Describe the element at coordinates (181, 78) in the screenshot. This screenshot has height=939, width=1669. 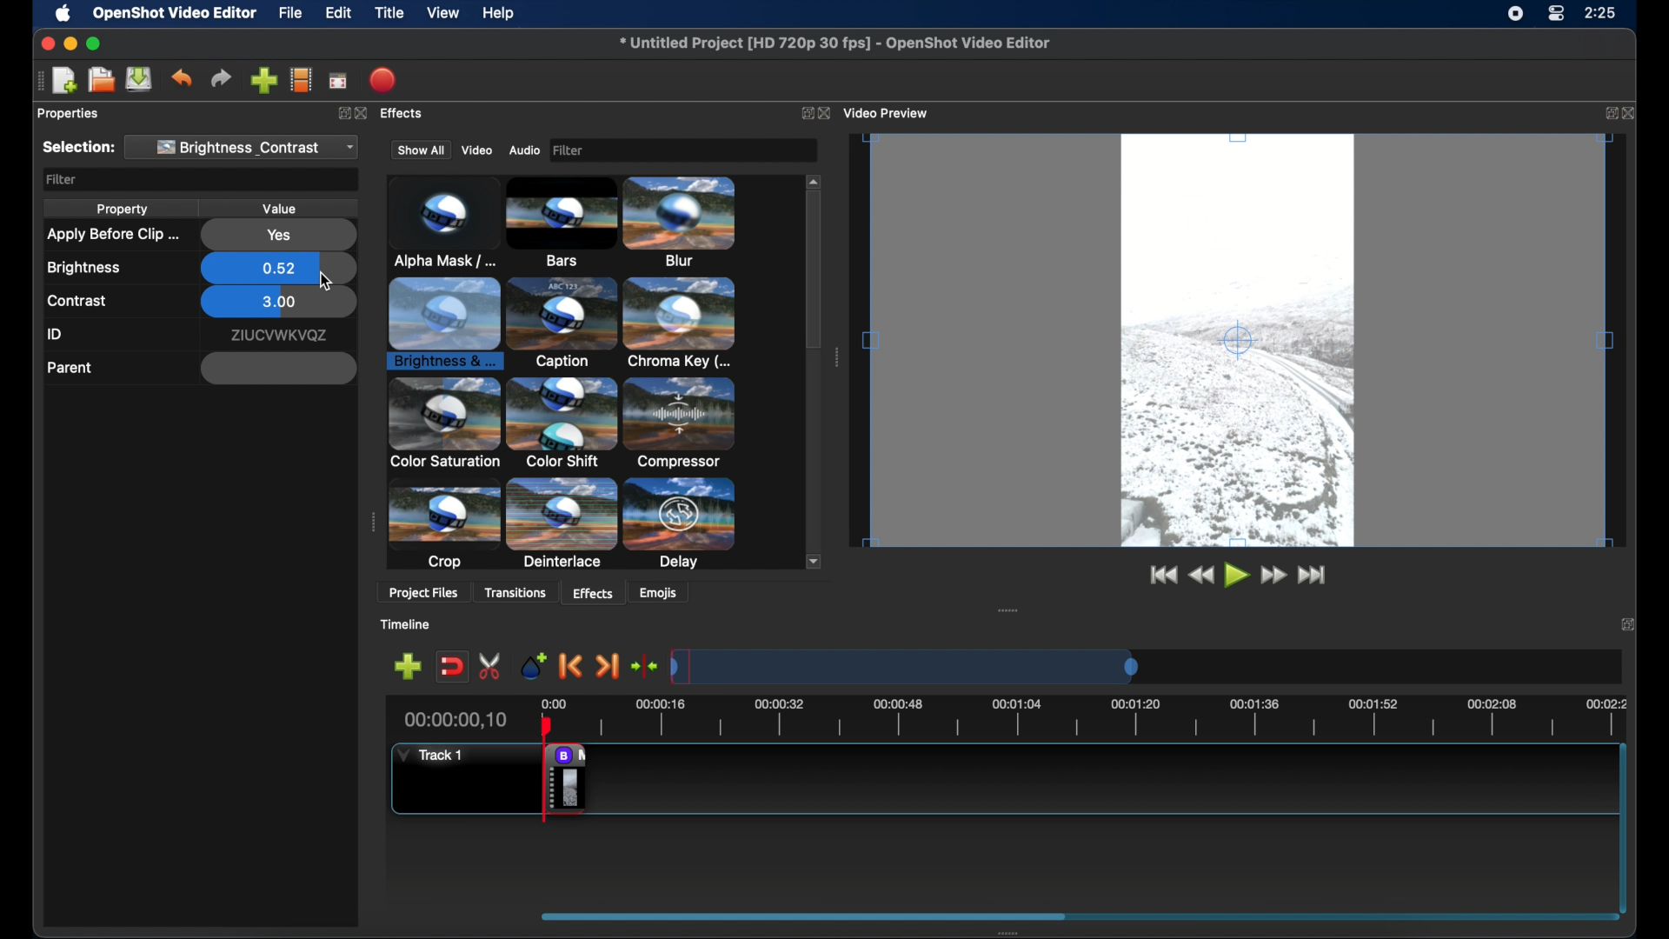
I see `undo` at that location.